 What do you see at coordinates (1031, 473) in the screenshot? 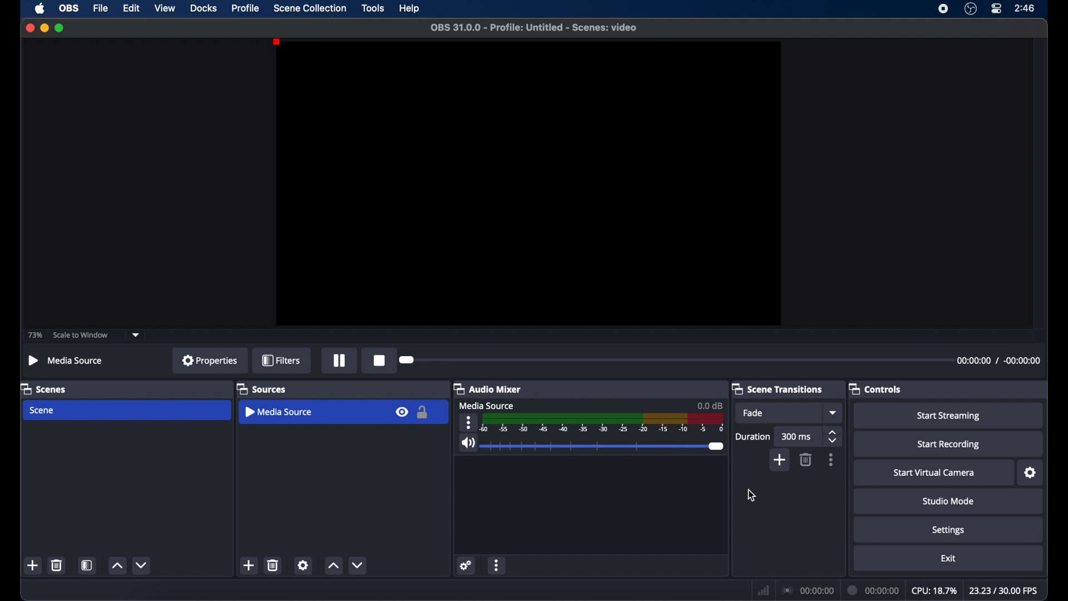
I see `settings` at bounding box center [1031, 473].